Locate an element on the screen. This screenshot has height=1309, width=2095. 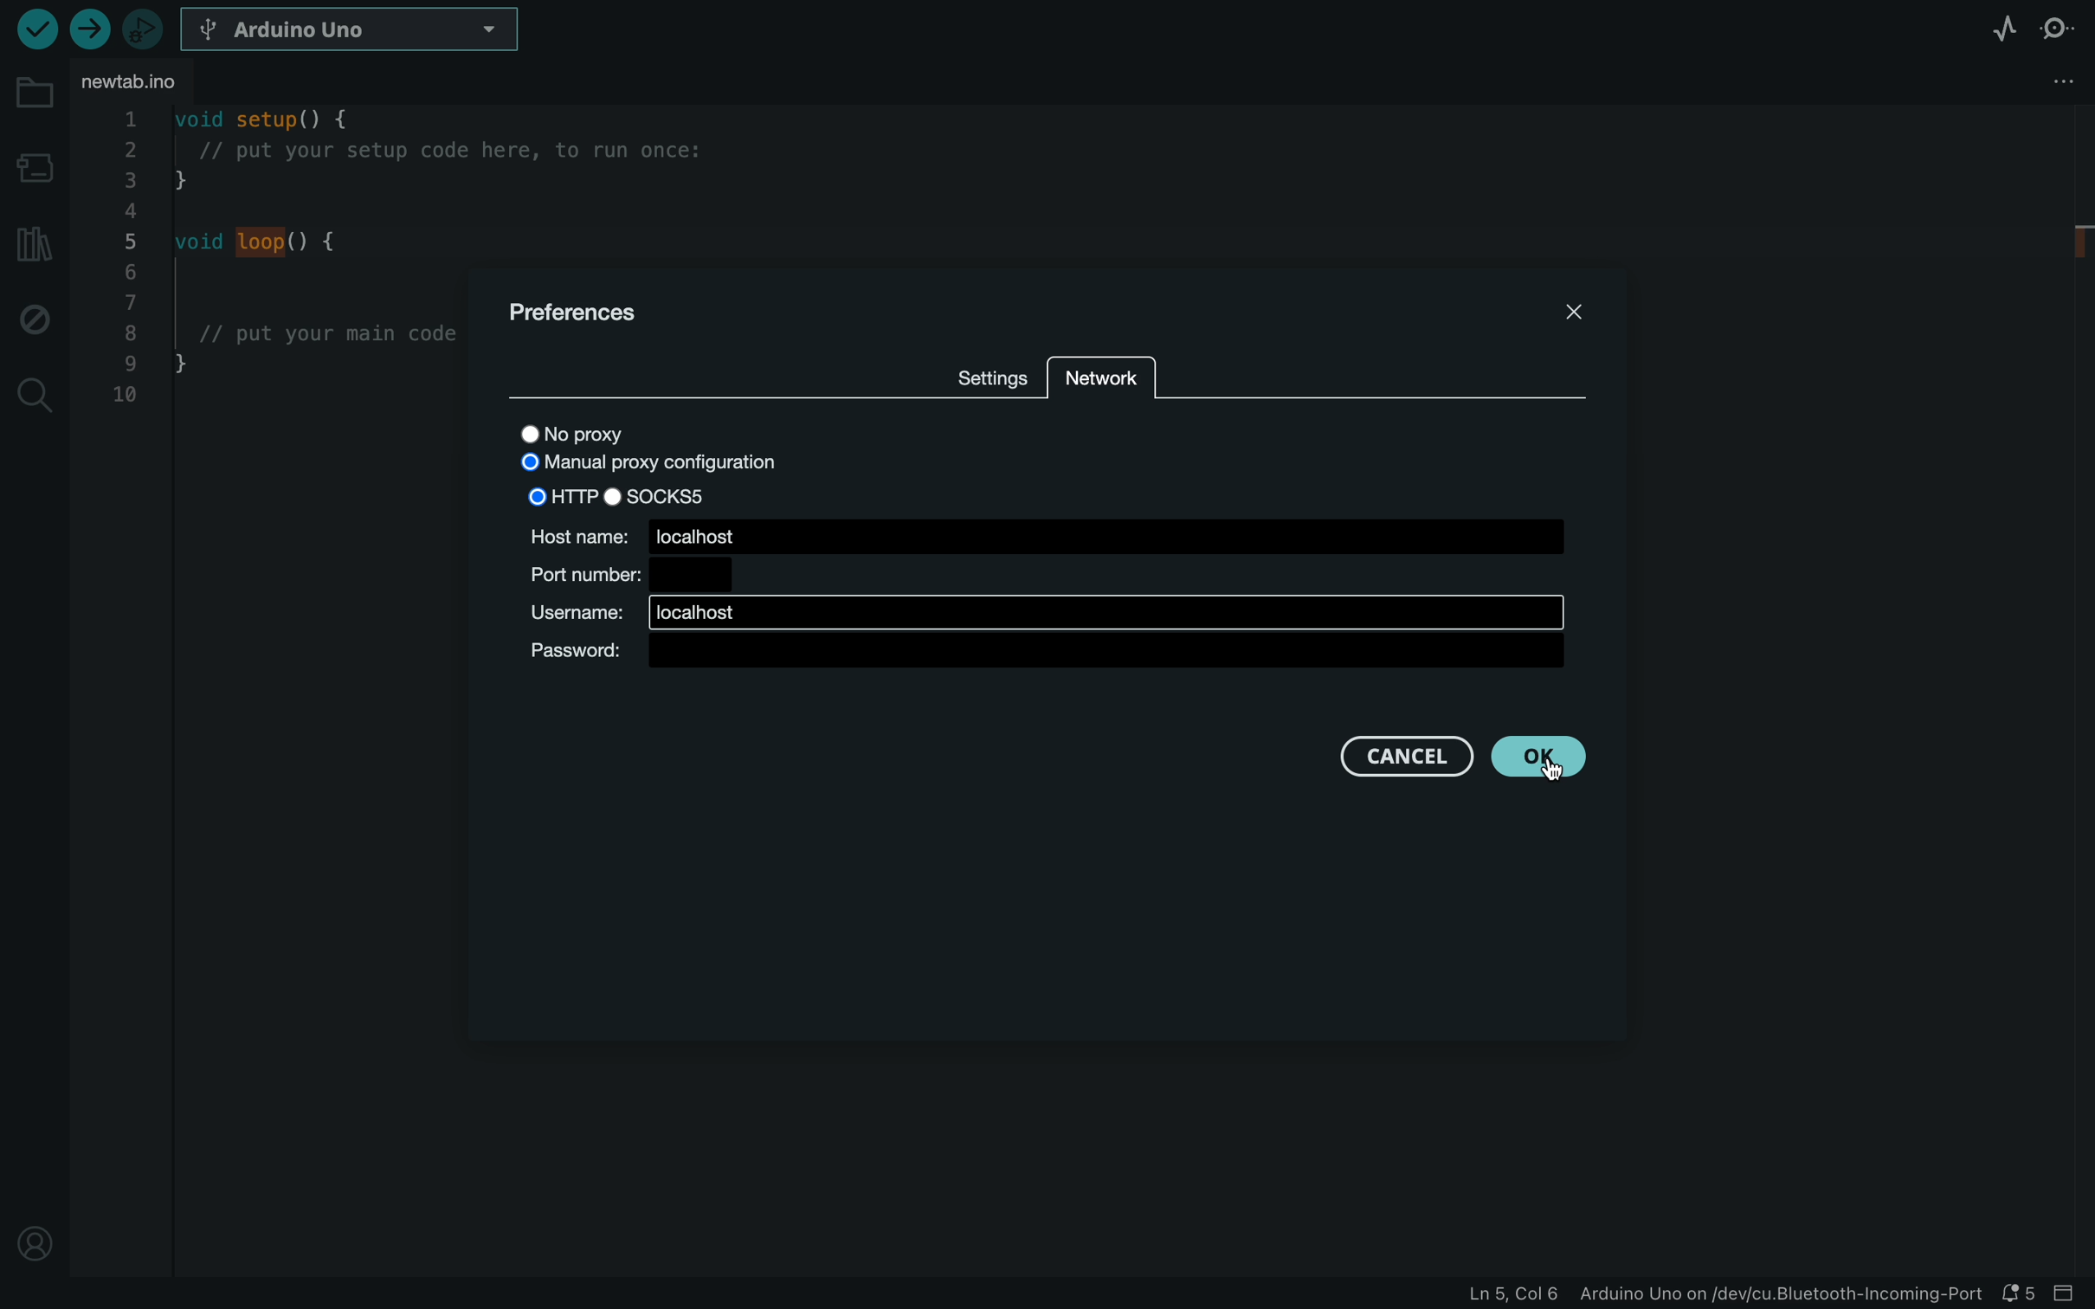
folder is located at coordinates (35, 93).